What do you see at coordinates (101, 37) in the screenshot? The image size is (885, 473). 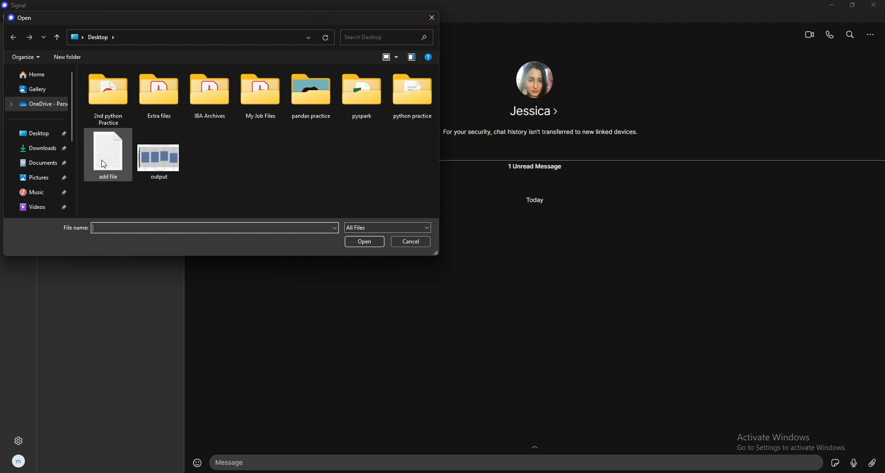 I see `folder` at bounding box center [101, 37].